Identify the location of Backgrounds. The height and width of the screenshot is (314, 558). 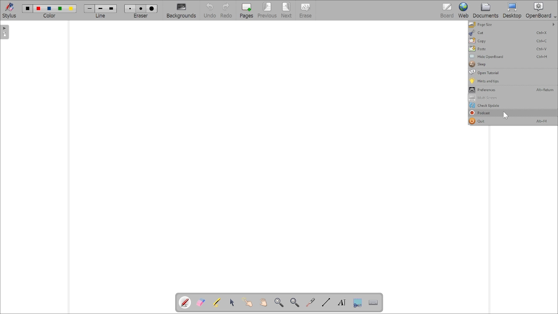
(181, 11).